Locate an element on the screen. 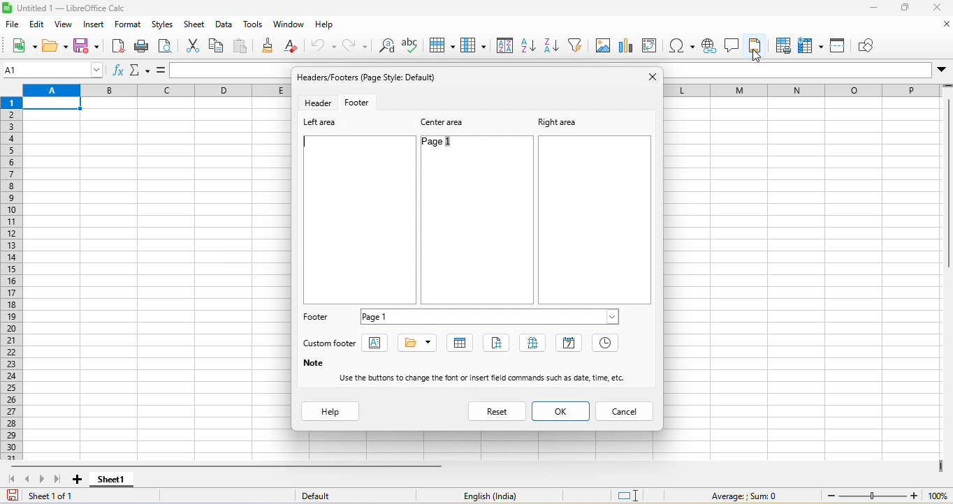 The image size is (953, 504). standard selection is located at coordinates (633, 496).